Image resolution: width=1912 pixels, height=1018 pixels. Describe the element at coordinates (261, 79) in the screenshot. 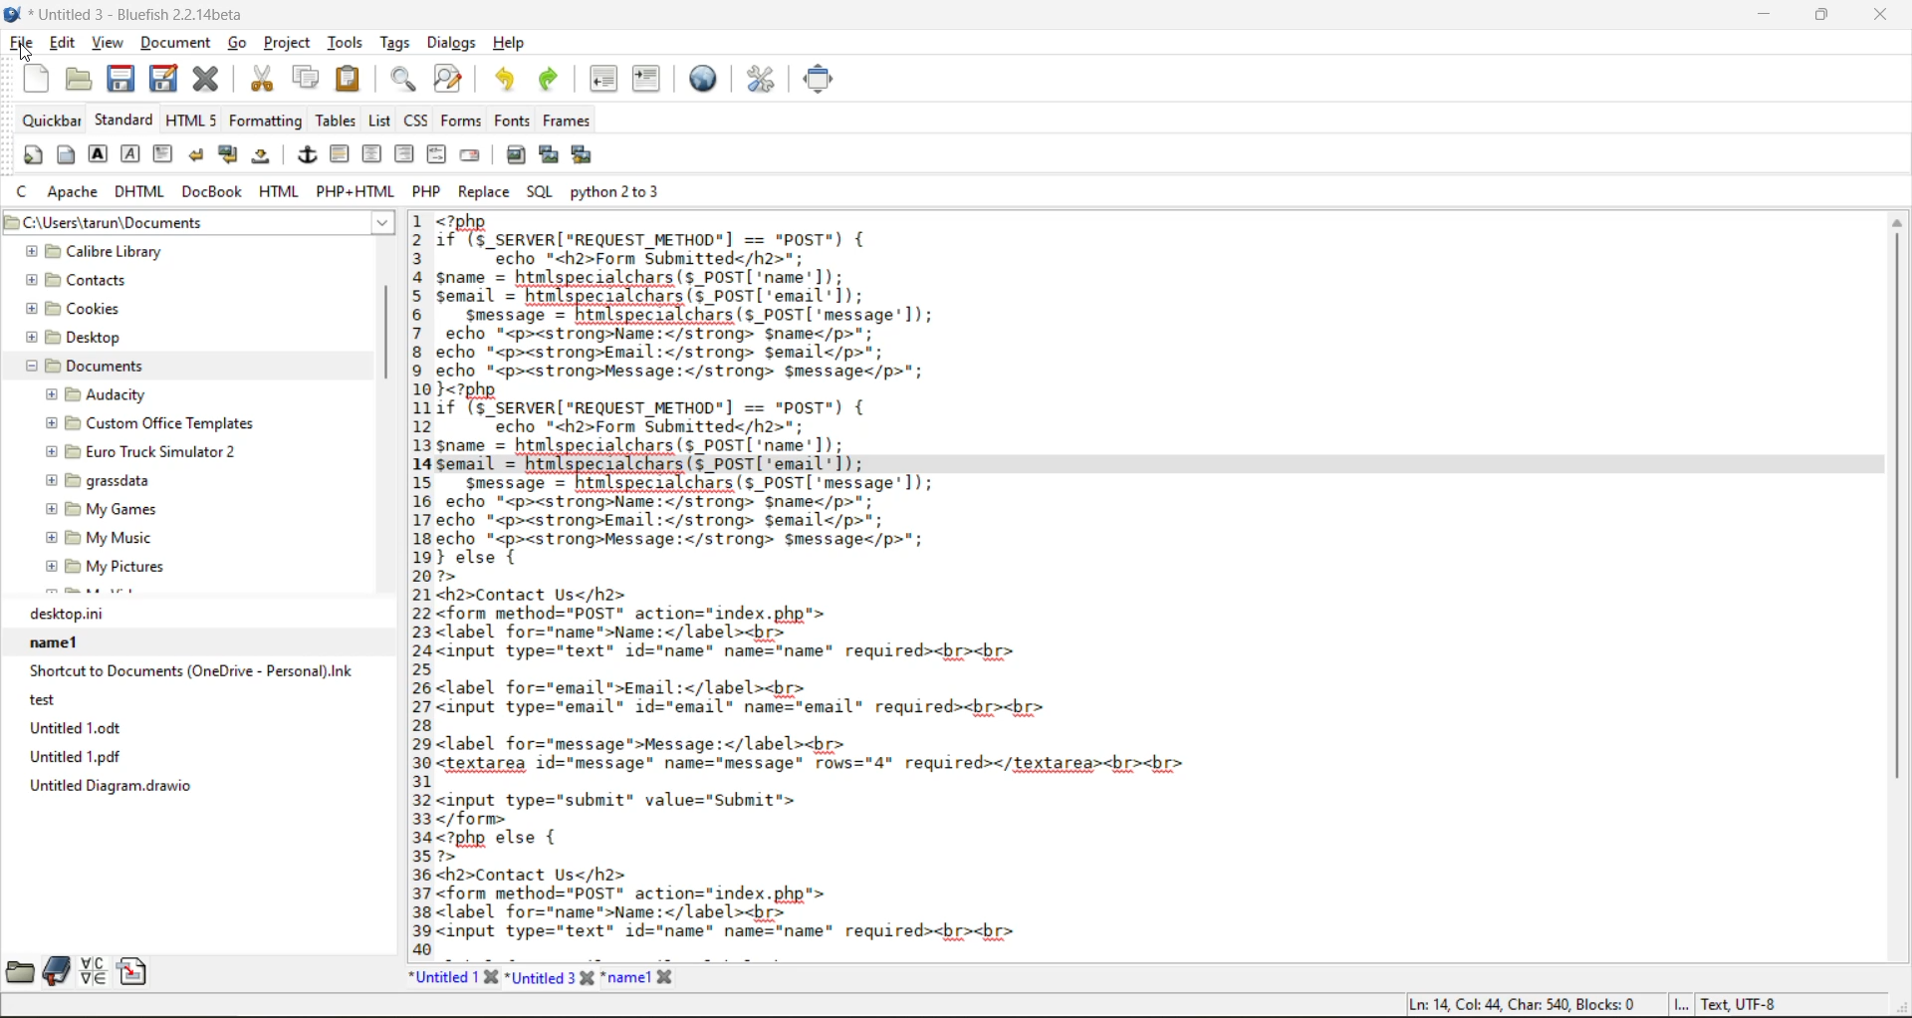

I see `cut` at that location.